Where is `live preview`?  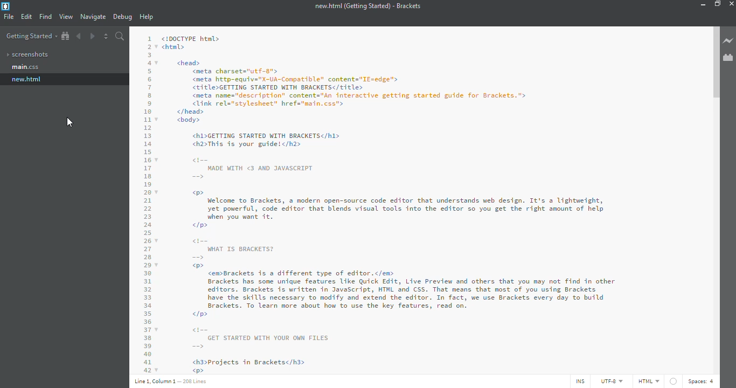 live preview is located at coordinates (728, 41).